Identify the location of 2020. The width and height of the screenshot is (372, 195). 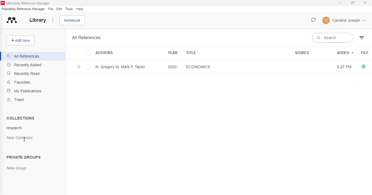
(172, 67).